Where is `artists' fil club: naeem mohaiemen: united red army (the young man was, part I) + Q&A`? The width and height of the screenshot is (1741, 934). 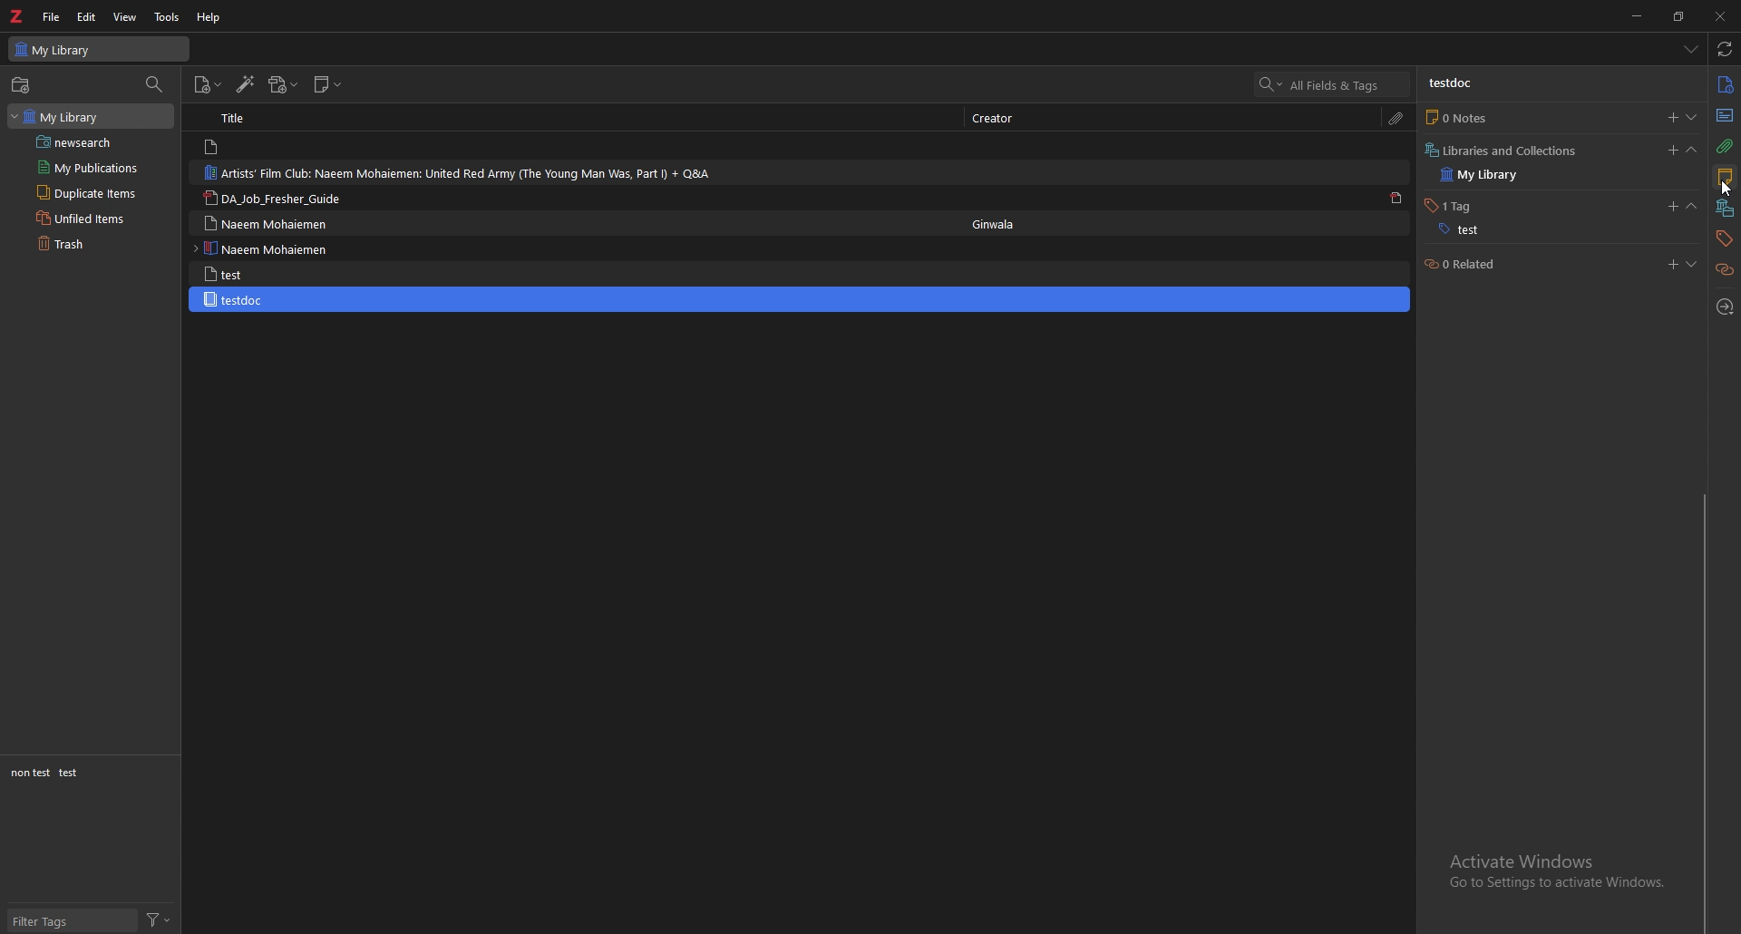 artists' fil club: naeem mohaiemen: united red army (the young man was, part I) + Q&A is located at coordinates (457, 174).